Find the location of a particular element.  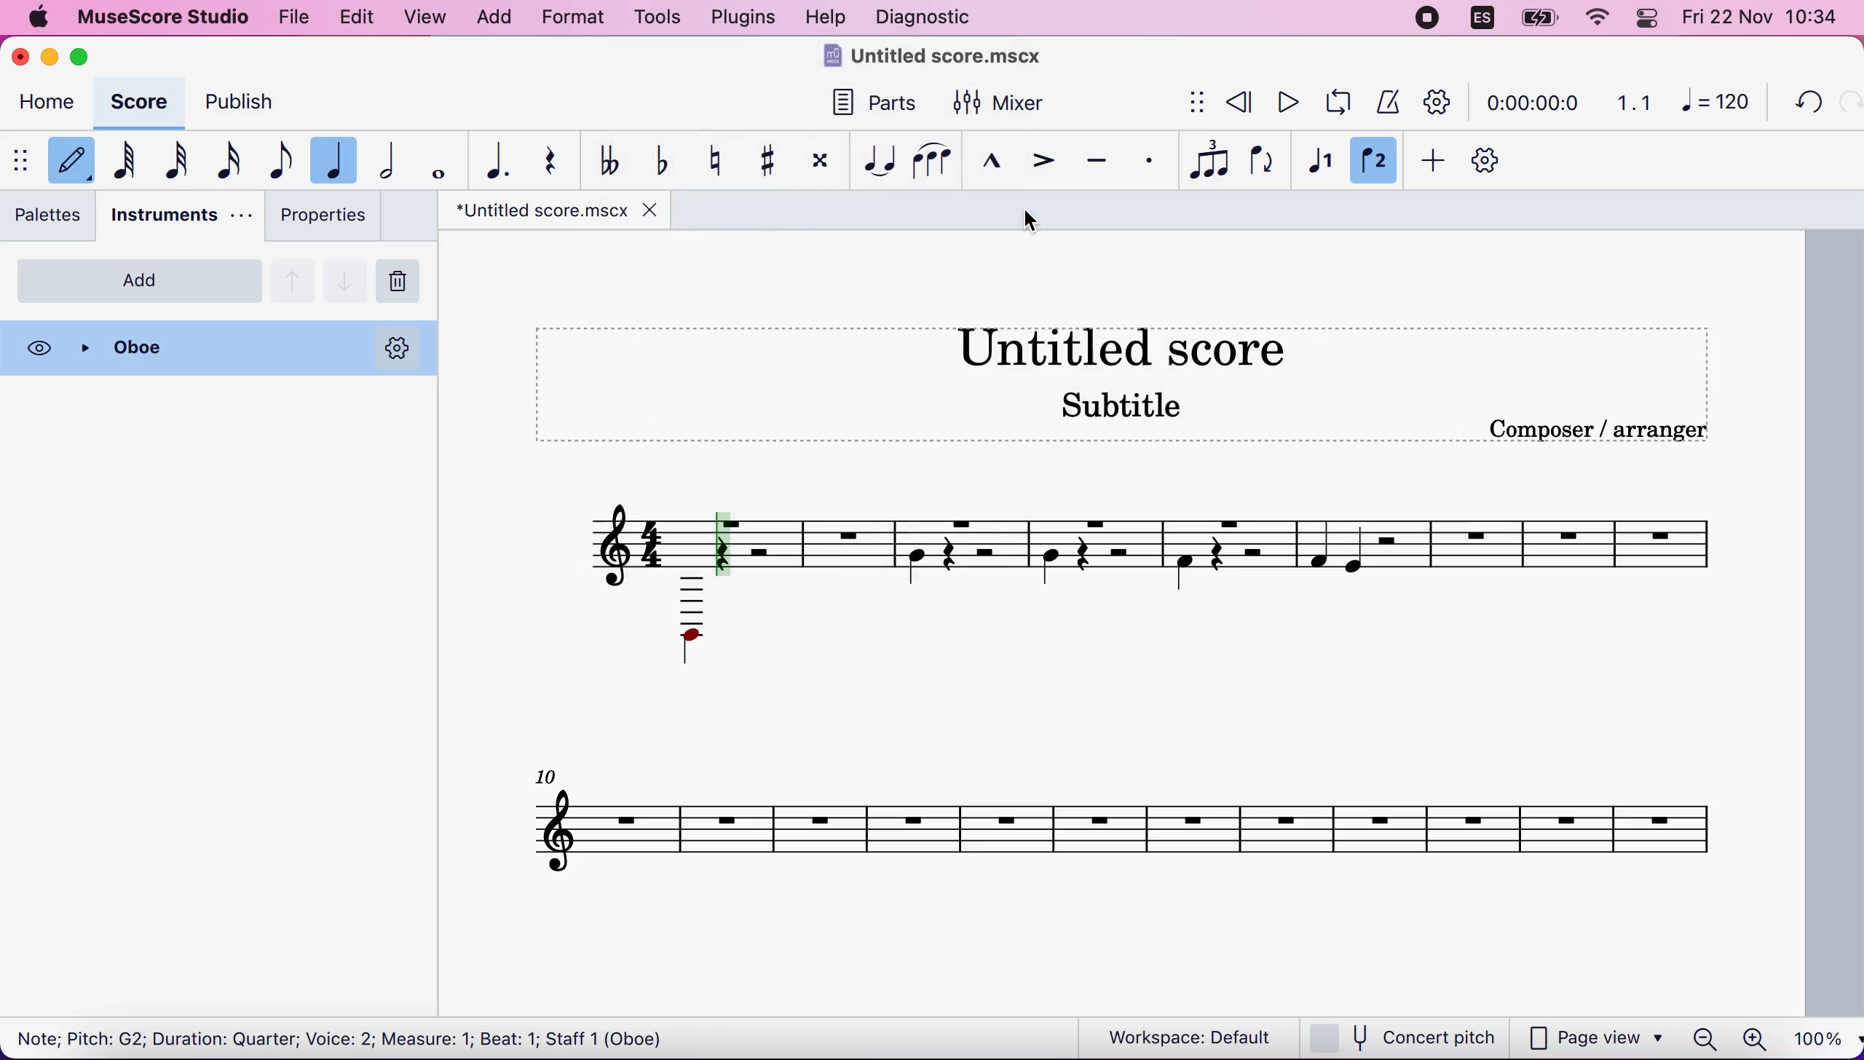

score is located at coordinates (136, 98).